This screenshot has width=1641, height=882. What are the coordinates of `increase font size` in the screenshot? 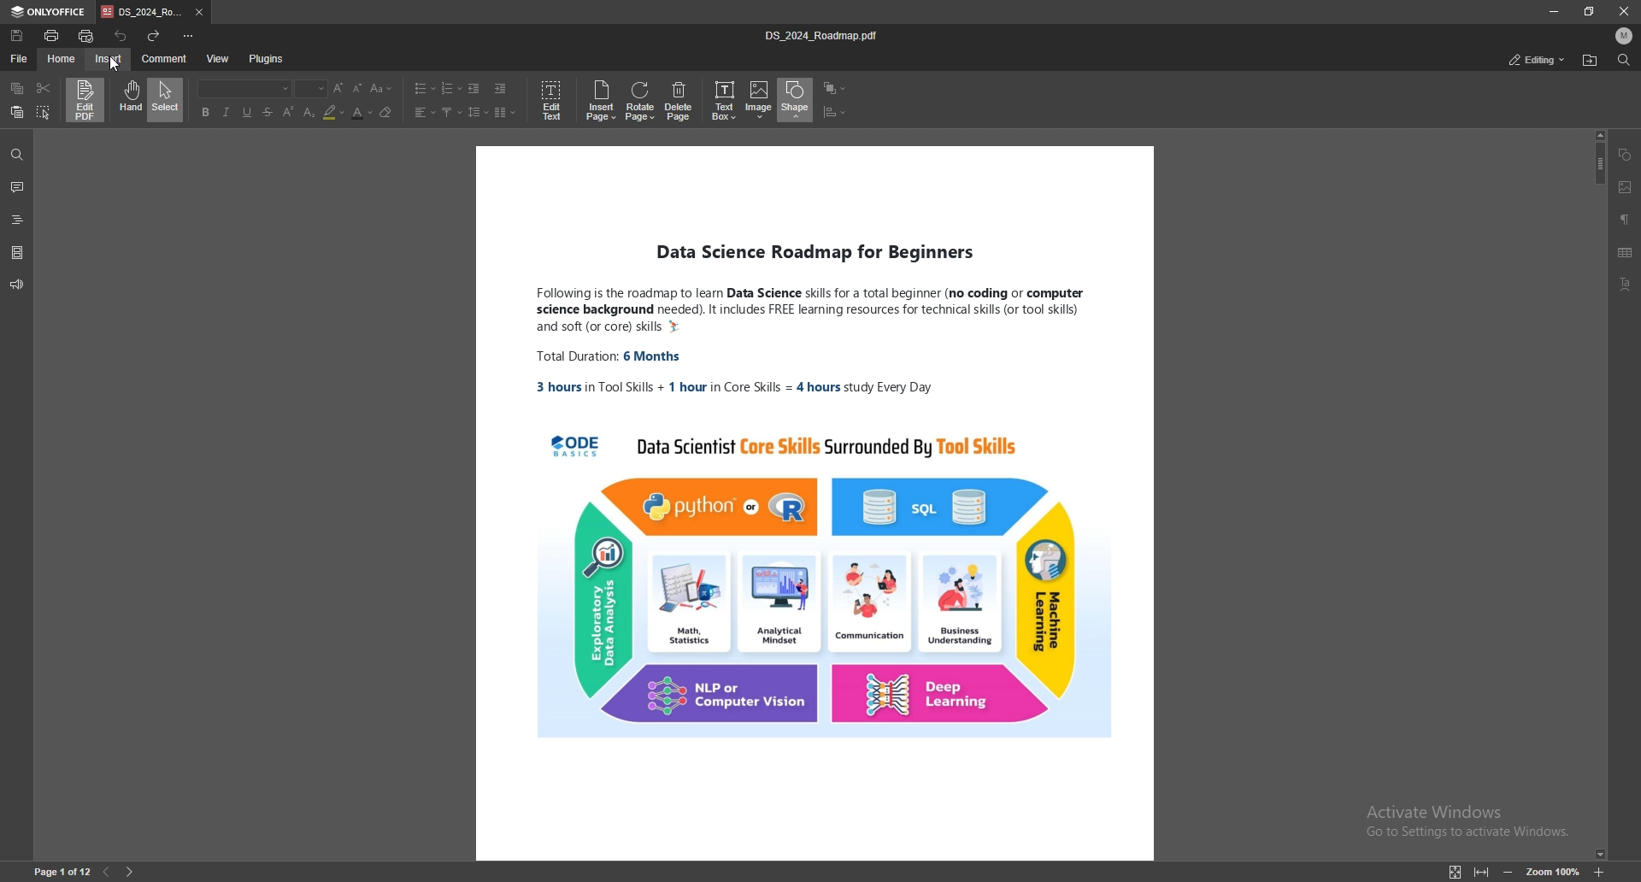 It's located at (339, 89).